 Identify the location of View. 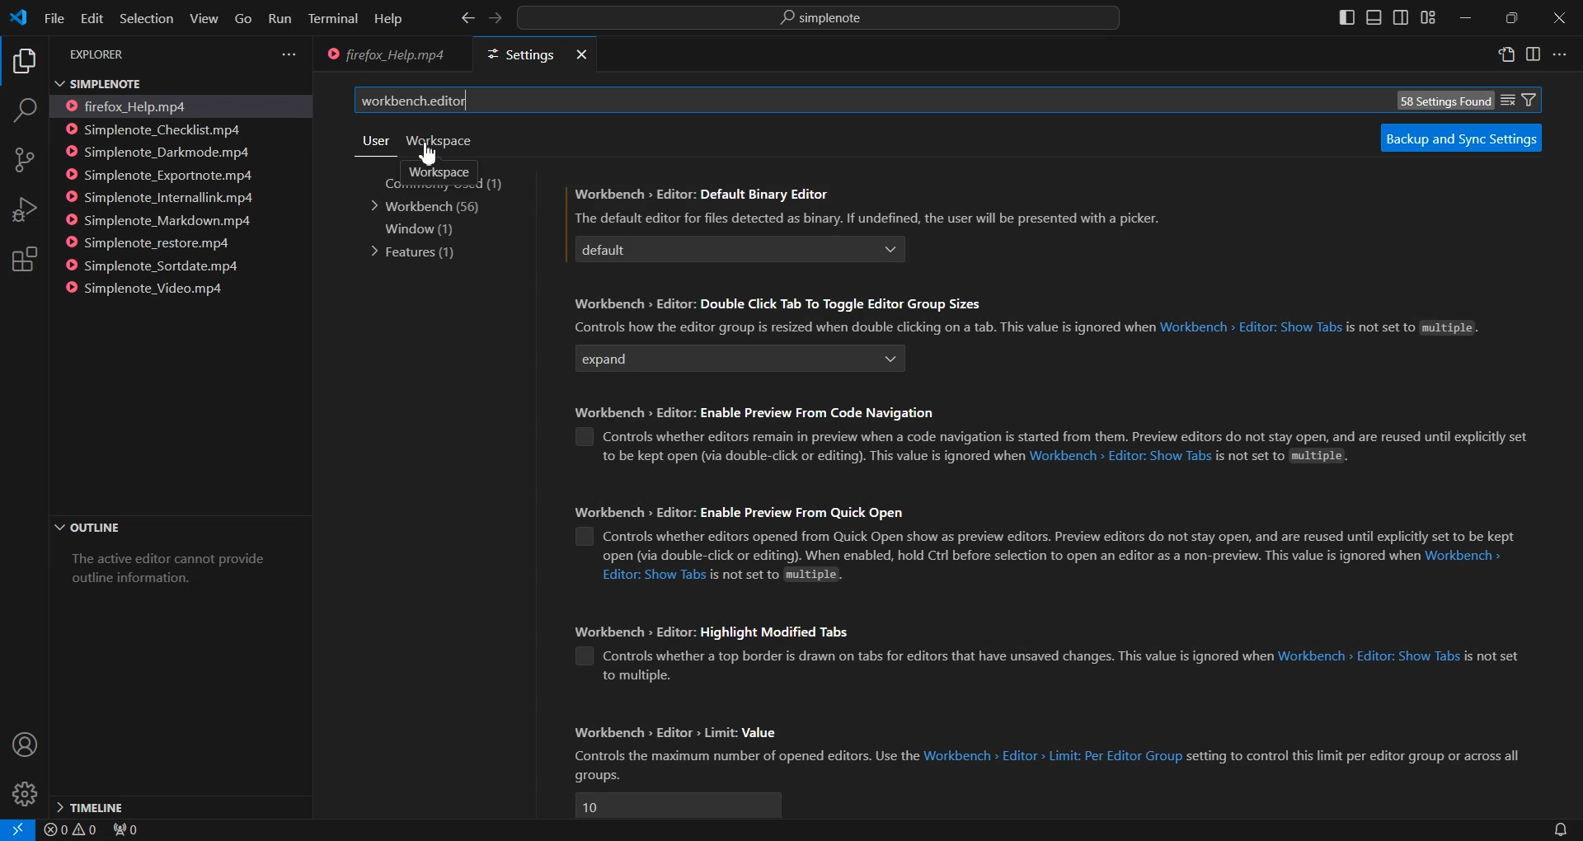
(204, 18).